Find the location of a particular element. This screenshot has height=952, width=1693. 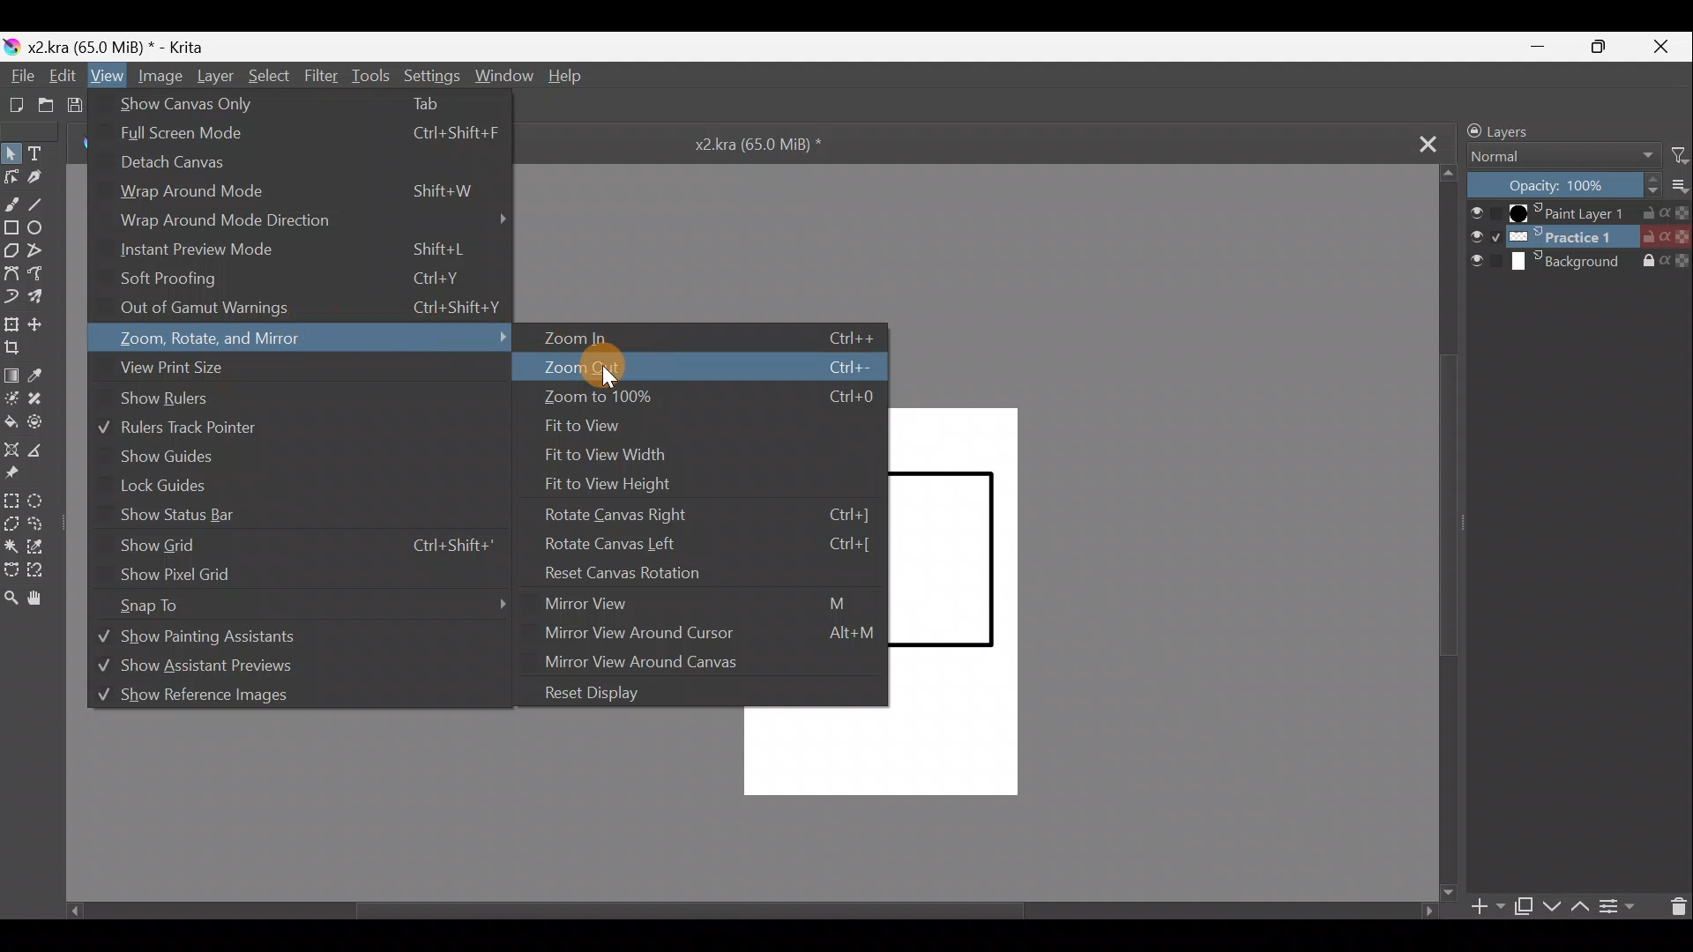

Show assistant previews is located at coordinates (232, 670).